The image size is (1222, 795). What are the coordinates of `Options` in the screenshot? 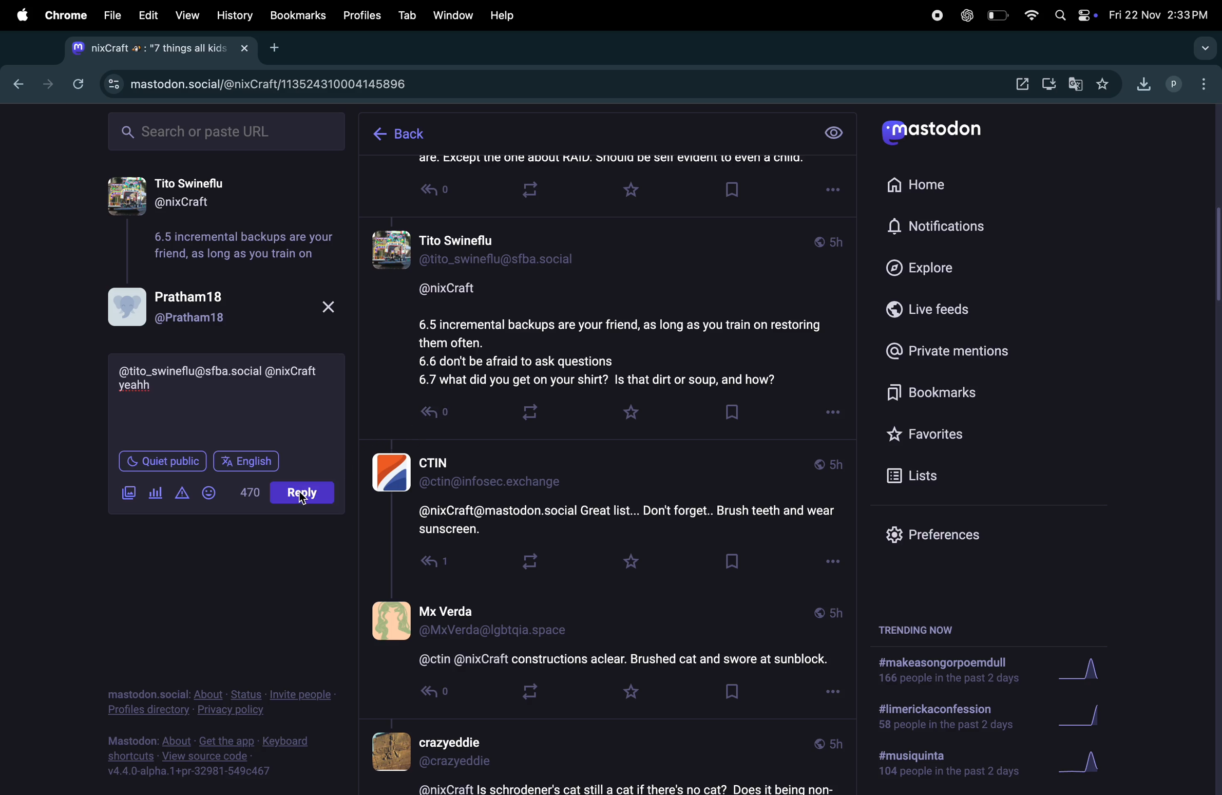 It's located at (829, 561).